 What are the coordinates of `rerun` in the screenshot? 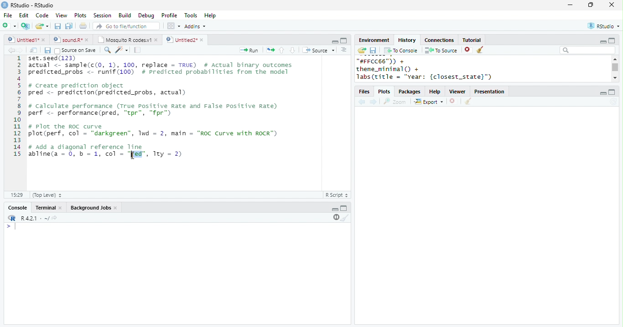 It's located at (270, 50).